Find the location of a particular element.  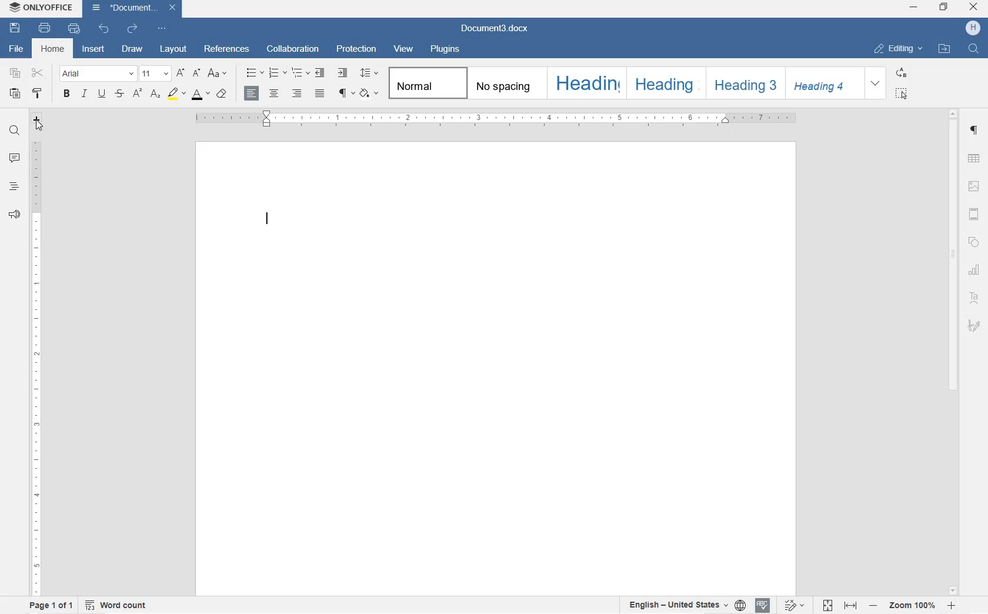

PARAGRAPH SETTINGS is located at coordinates (345, 94).